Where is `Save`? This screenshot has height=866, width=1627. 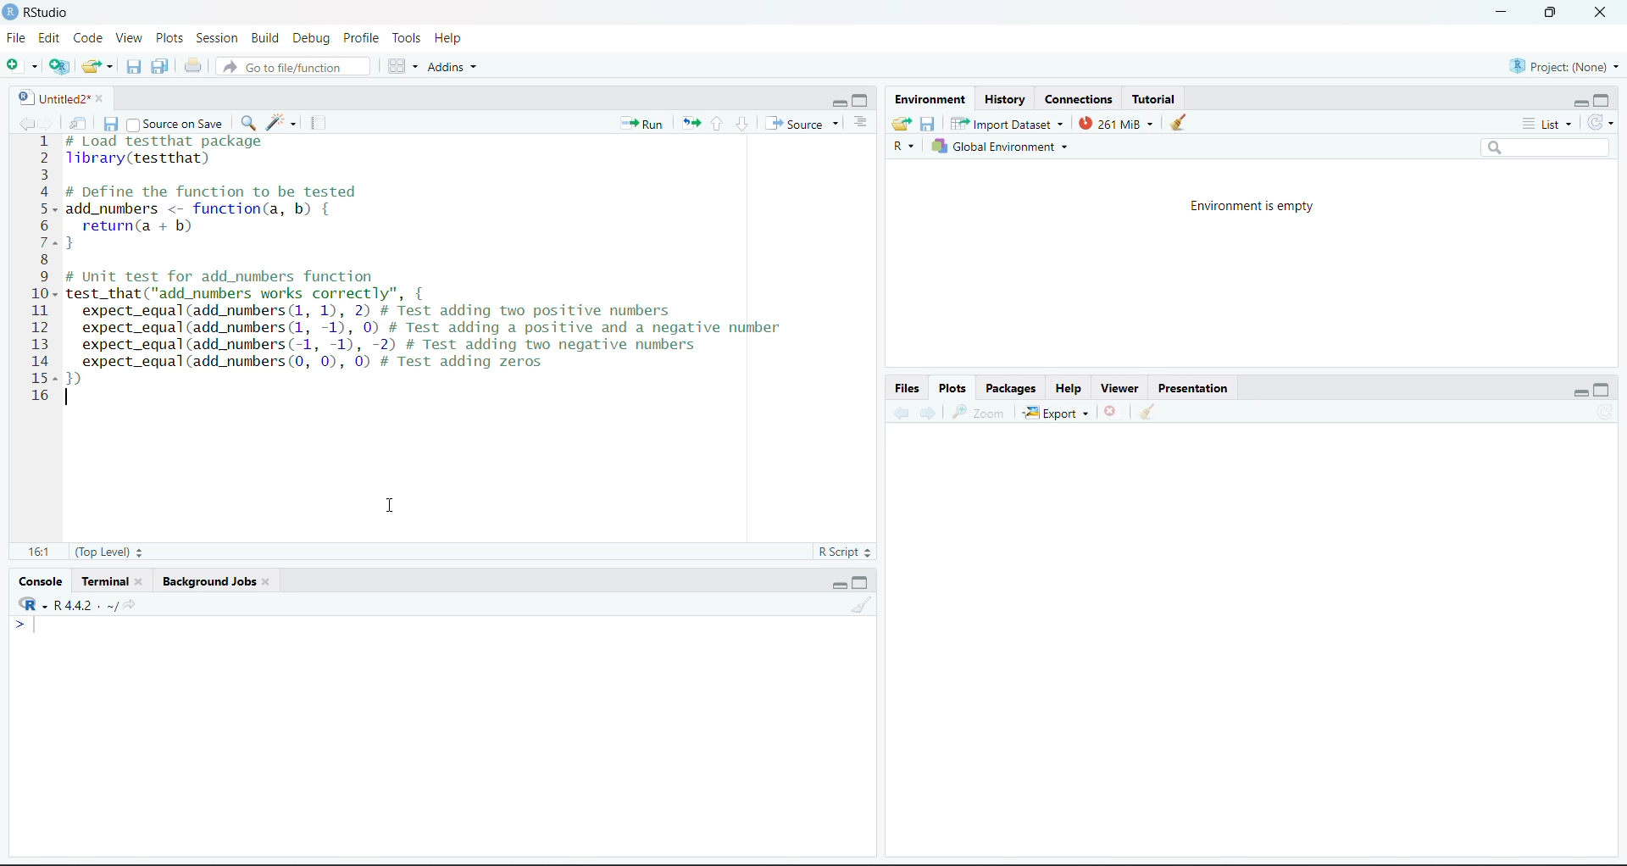
Save is located at coordinates (110, 125).